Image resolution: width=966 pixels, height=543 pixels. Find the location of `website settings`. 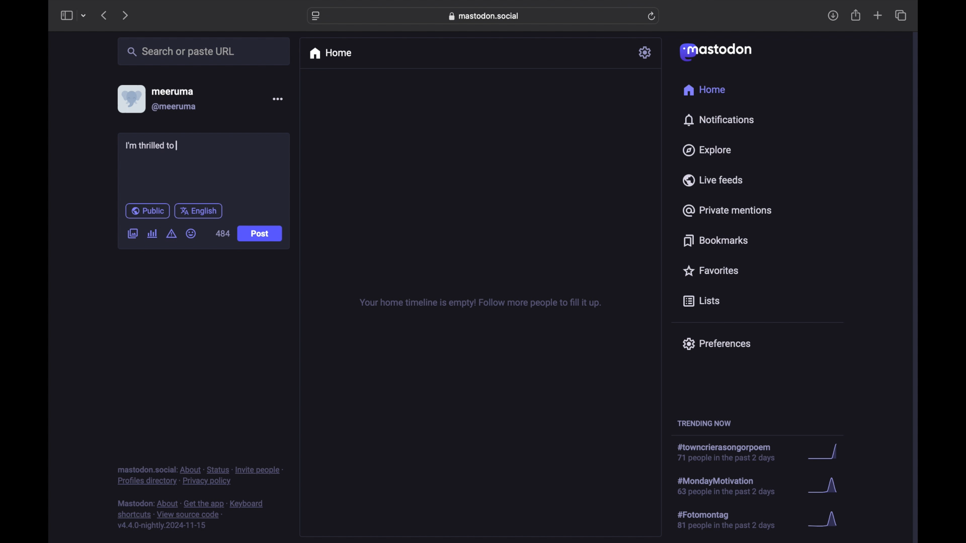

website settings is located at coordinates (316, 17).